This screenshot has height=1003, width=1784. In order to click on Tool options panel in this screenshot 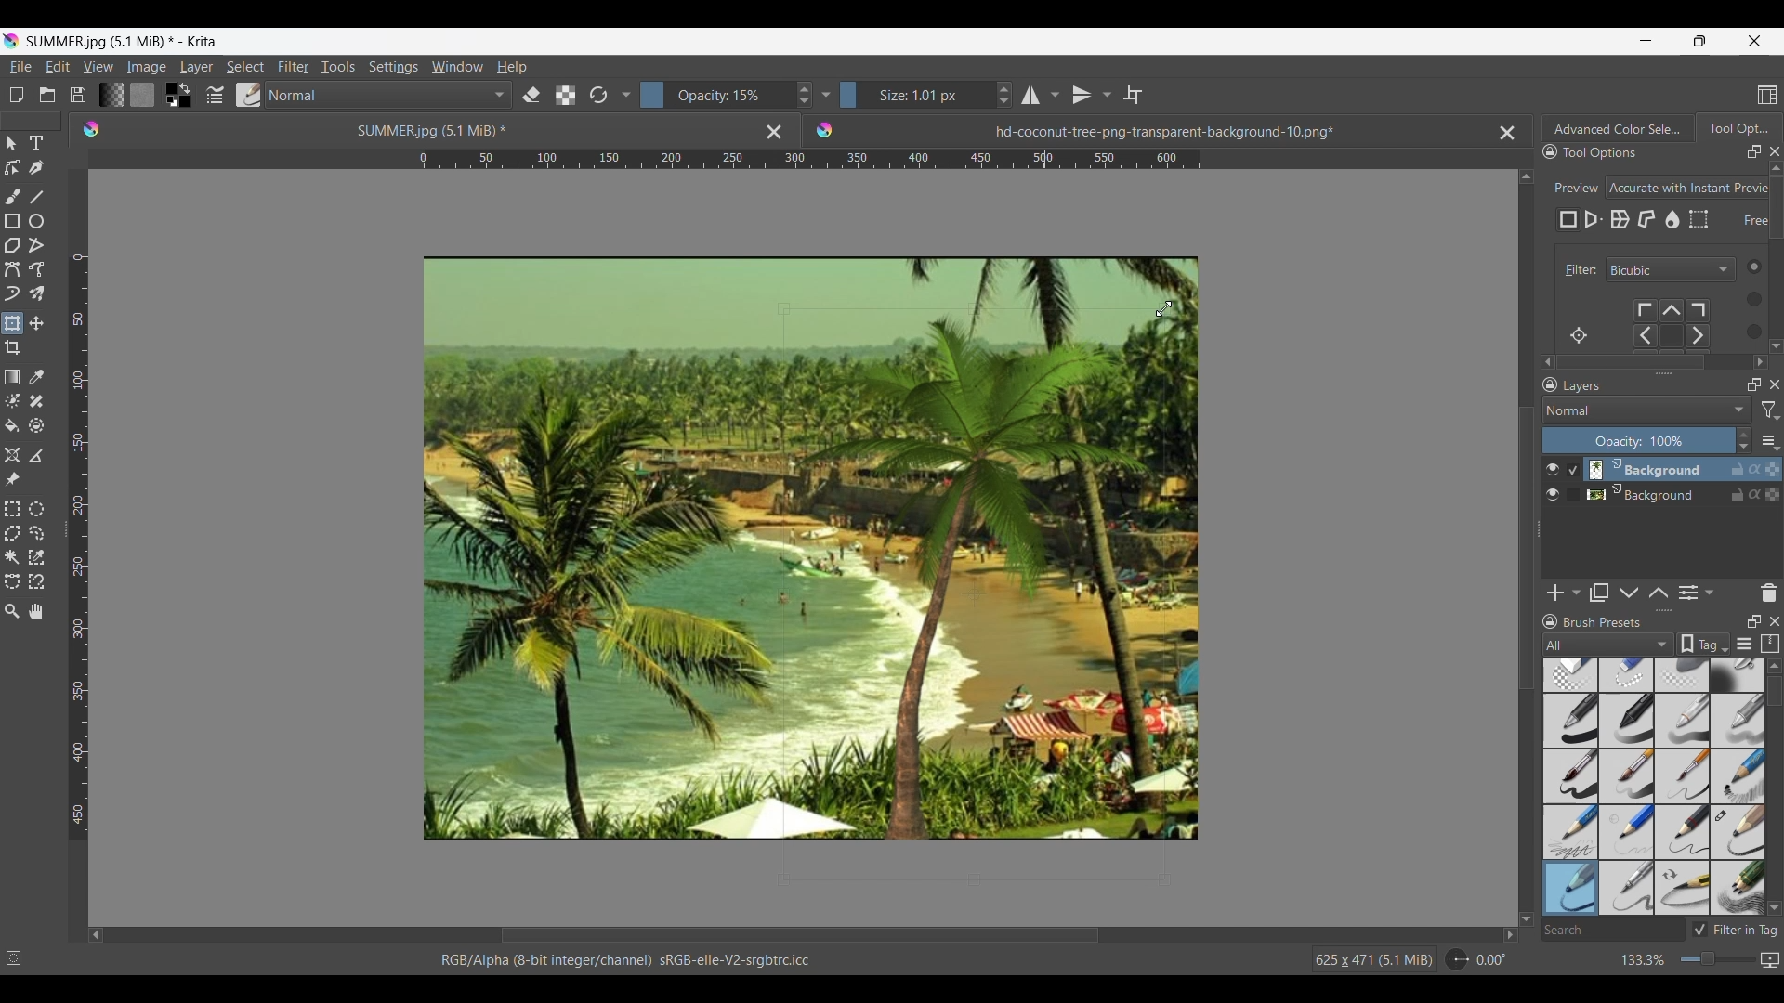, I will do `click(1738, 127)`.